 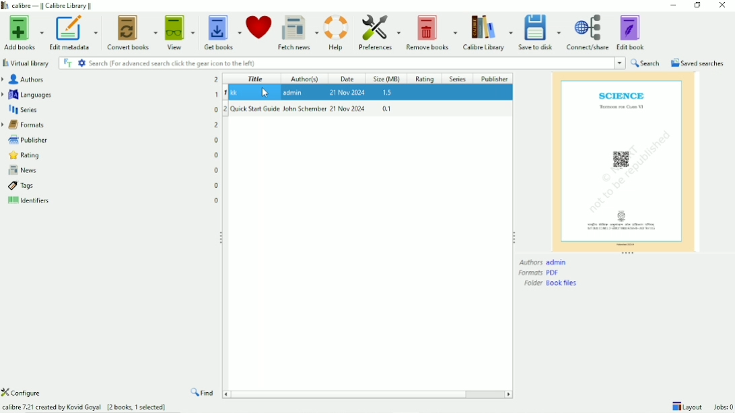 What do you see at coordinates (670, 5) in the screenshot?
I see `Minimize` at bounding box center [670, 5].